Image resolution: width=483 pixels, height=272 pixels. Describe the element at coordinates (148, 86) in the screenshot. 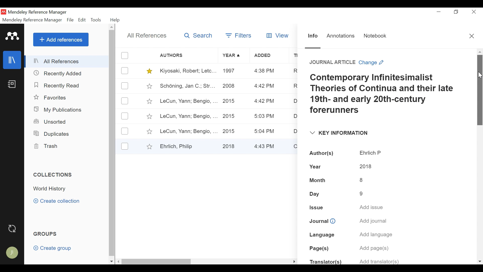

I see `(un)select favorite` at that location.